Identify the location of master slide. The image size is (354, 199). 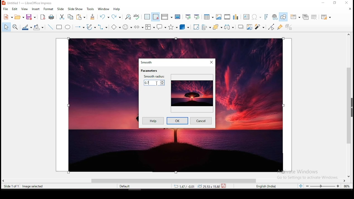
(177, 17).